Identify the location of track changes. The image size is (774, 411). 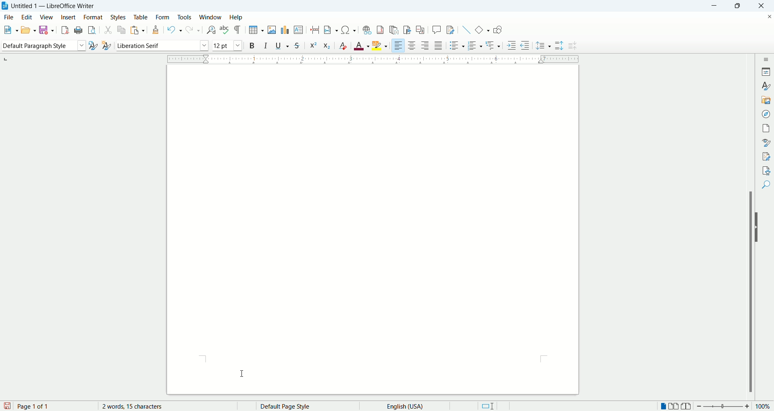
(450, 30).